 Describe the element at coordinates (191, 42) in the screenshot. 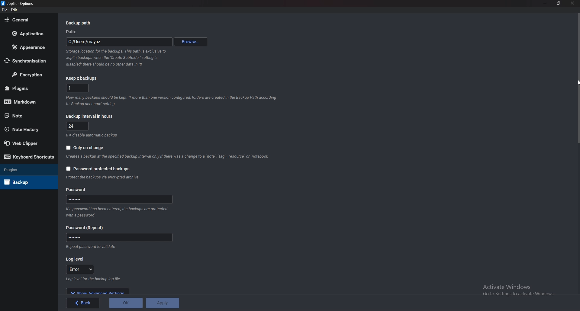

I see `Browse` at that location.